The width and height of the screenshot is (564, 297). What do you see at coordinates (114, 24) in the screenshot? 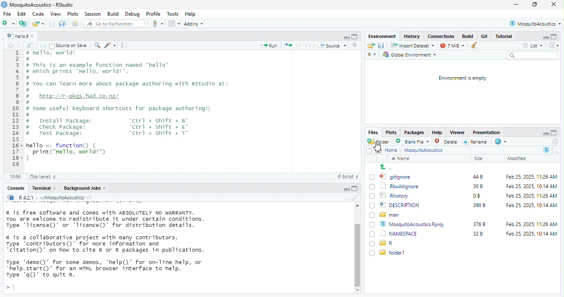
I see ` Go to file/function` at bounding box center [114, 24].